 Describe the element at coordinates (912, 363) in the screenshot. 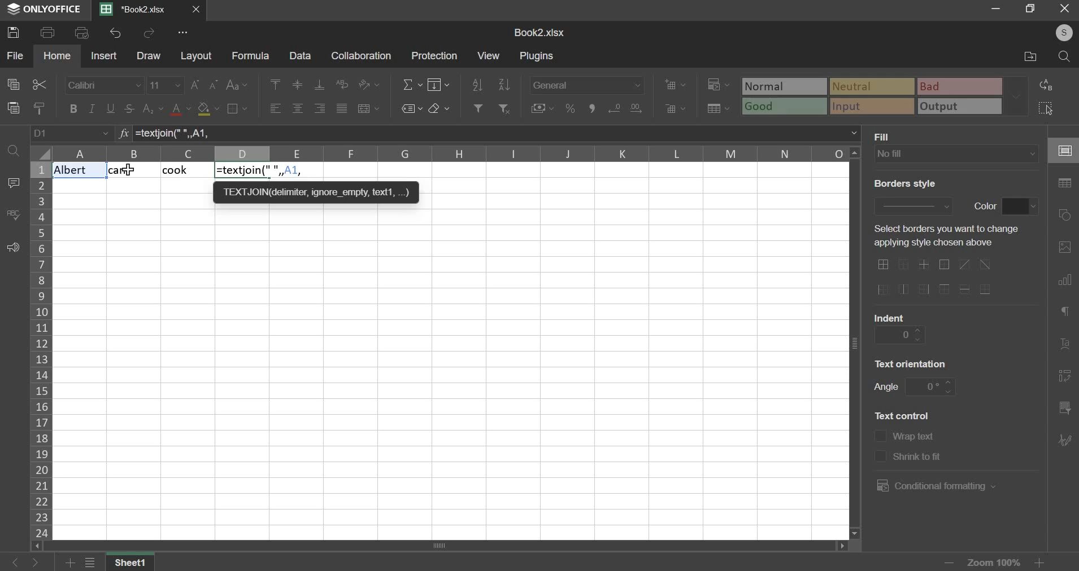

I see `text` at that location.